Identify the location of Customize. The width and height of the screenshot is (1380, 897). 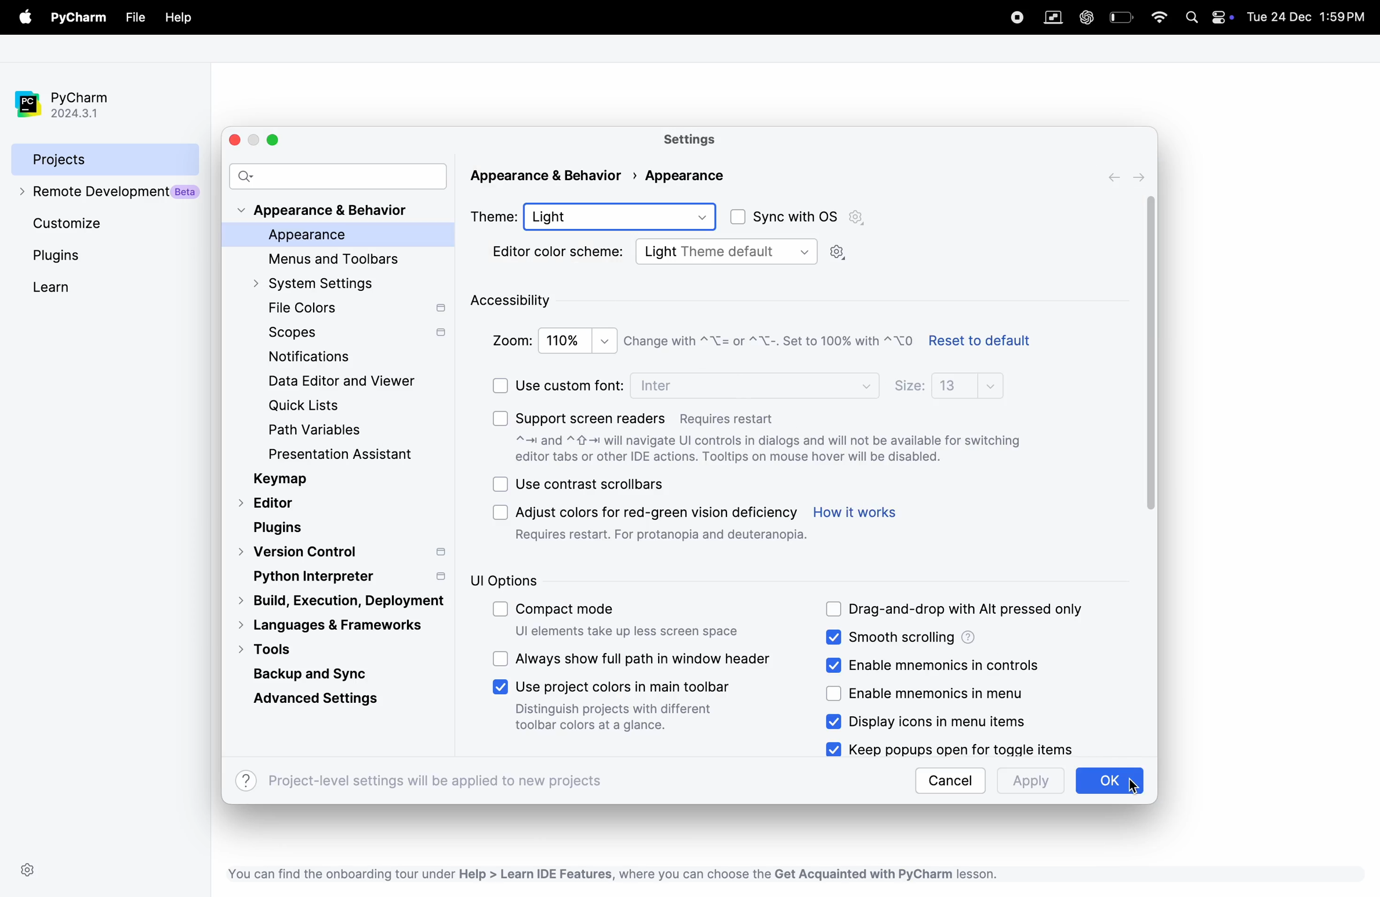
(74, 226).